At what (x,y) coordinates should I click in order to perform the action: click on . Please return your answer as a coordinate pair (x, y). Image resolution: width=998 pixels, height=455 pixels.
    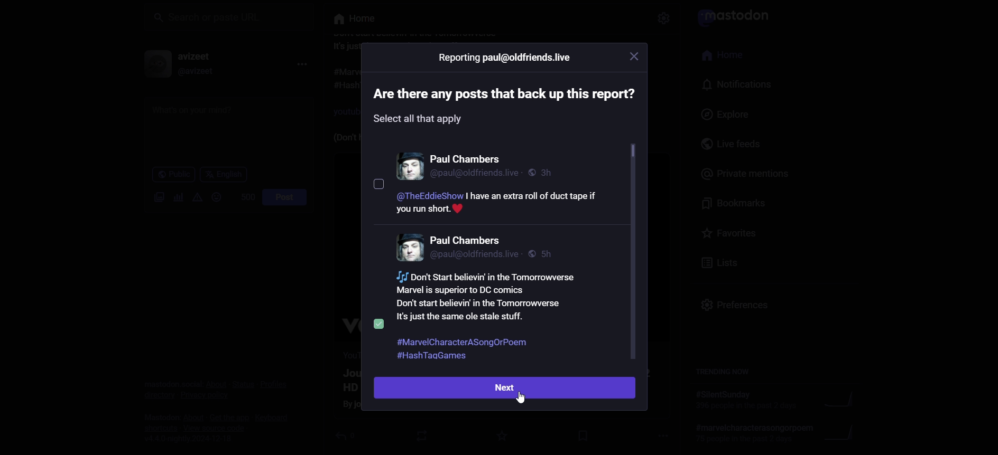
    Looking at the image, I should click on (543, 172).